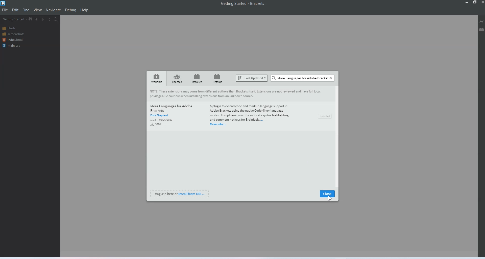 The height and width of the screenshot is (259, 485). What do you see at coordinates (37, 19) in the screenshot?
I see `Navigate Backwards` at bounding box center [37, 19].